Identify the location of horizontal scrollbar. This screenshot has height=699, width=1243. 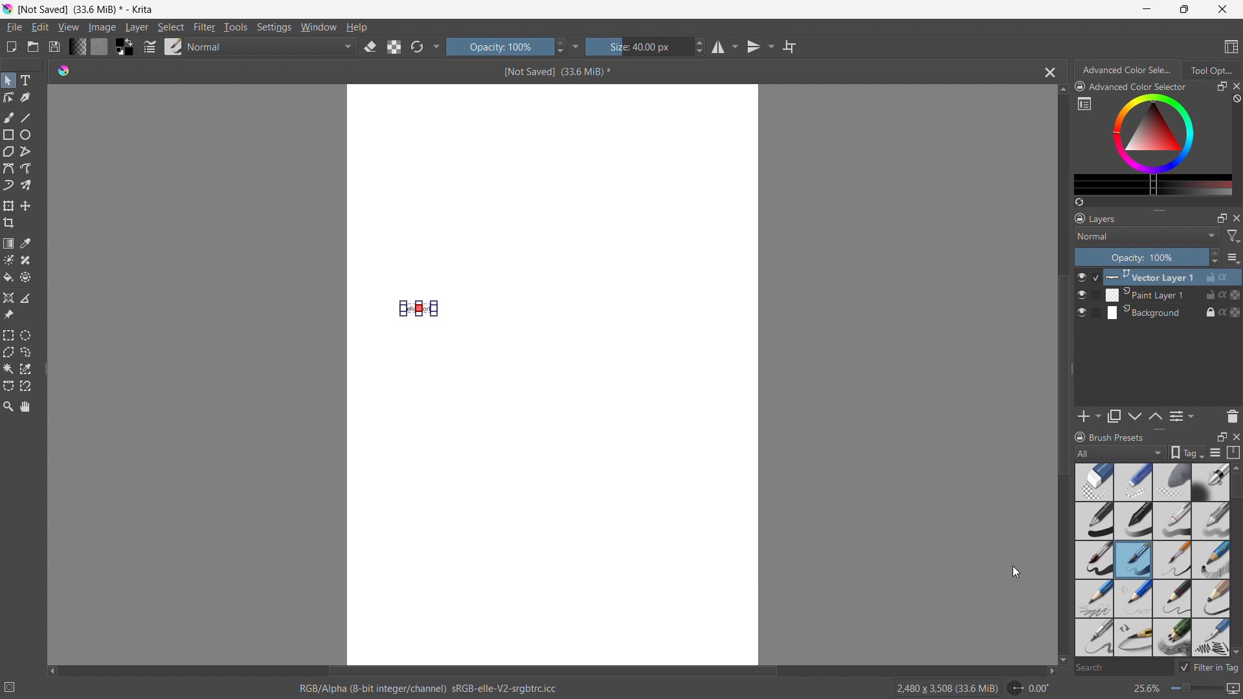
(552, 669).